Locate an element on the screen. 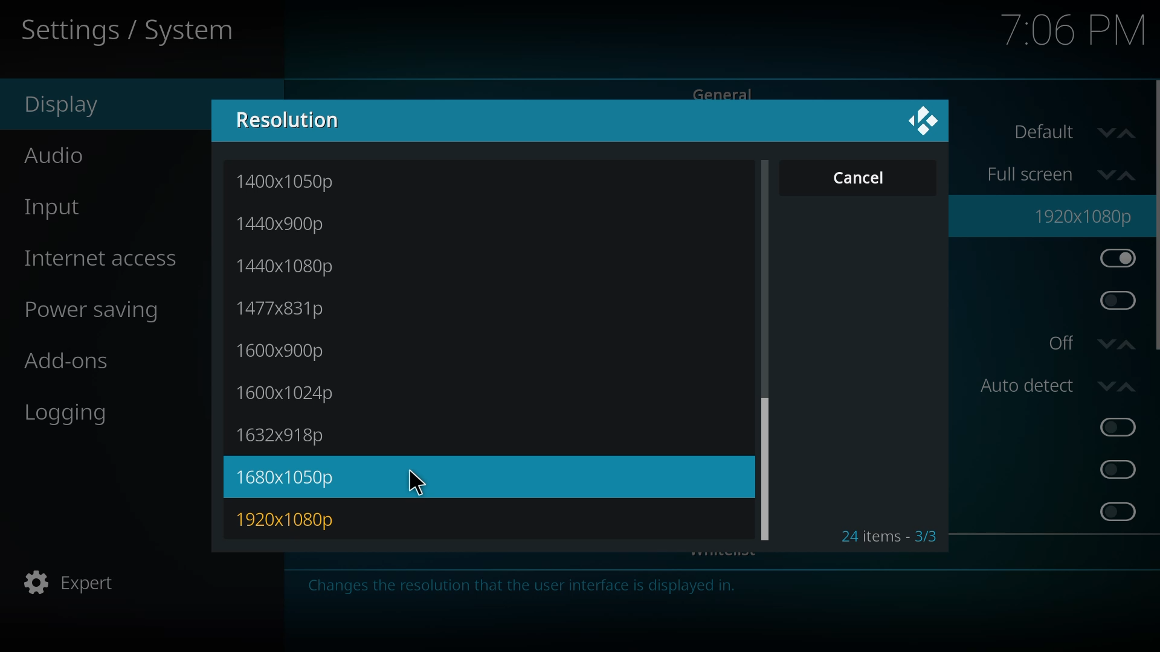 The width and height of the screenshot is (1160, 652). cancel is located at coordinates (863, 178).